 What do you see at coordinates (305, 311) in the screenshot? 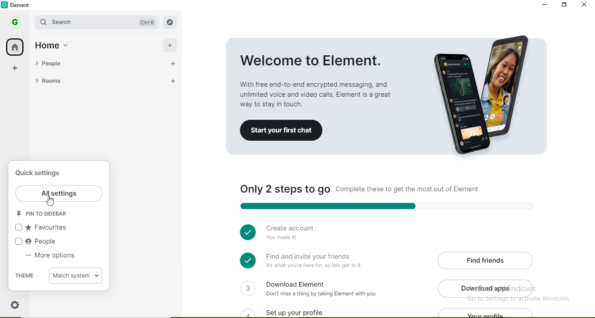
I see `set up your profile` at bounding box center [305, 311].